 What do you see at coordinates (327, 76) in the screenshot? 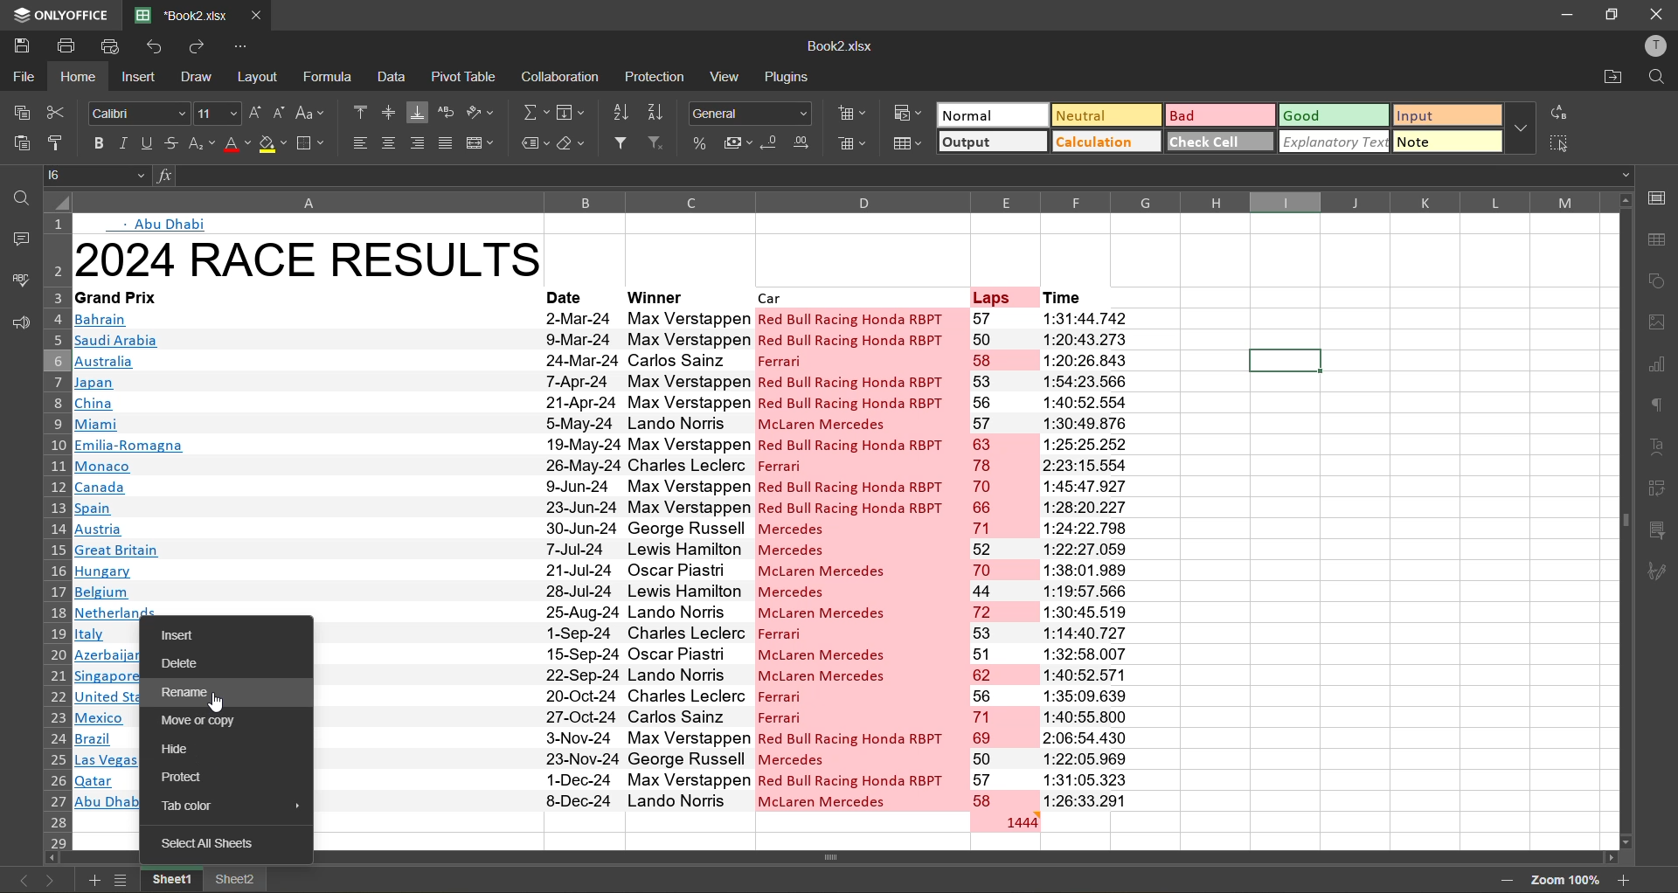
I see `formula` at bounding box center [327, 76].